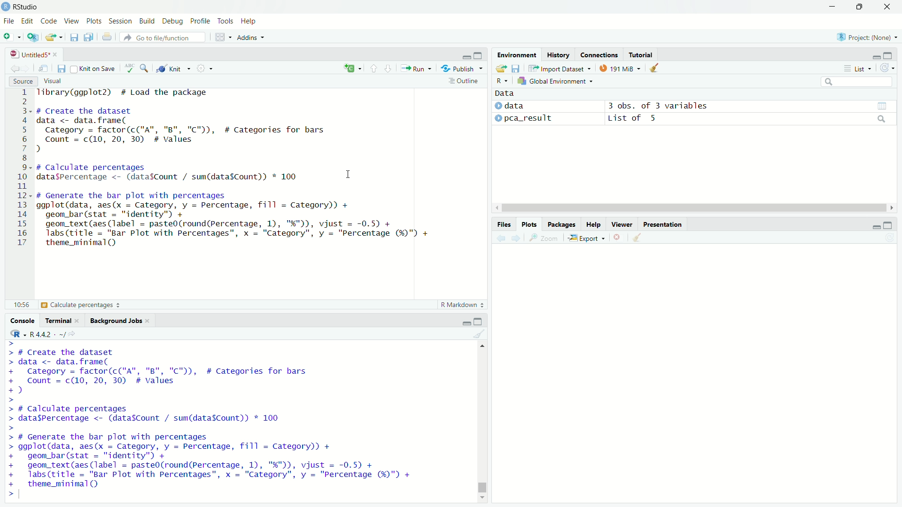 The width and height of the screenshot is (902, 507). I want to click on Code, so click(49, 22).